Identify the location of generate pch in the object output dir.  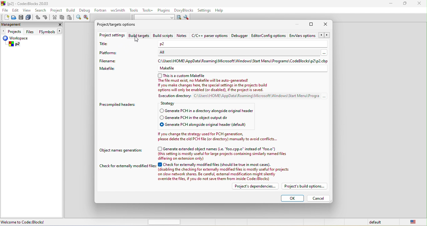
(207, 117).